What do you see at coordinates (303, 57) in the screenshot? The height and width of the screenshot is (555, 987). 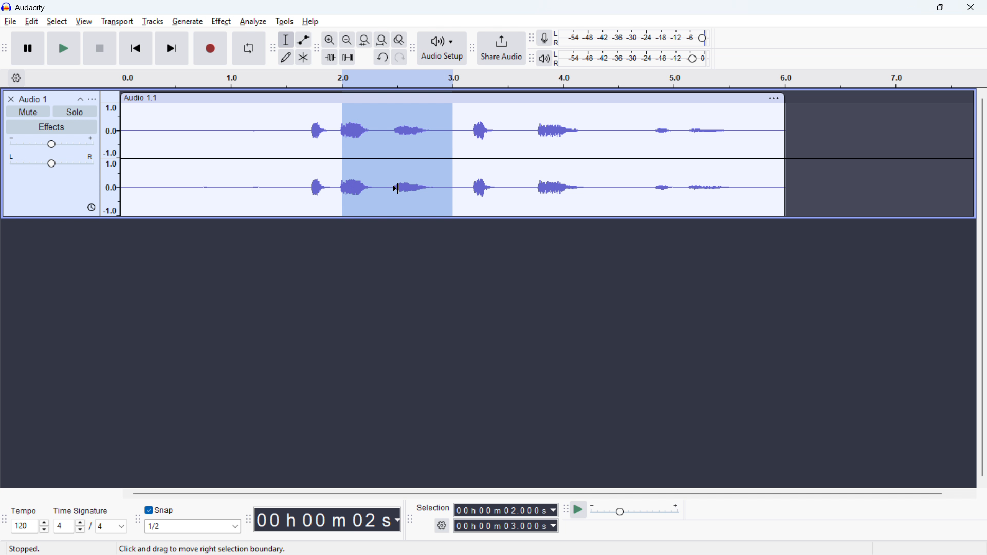 I see `Multi - tool` at bounding box center [303, 57].